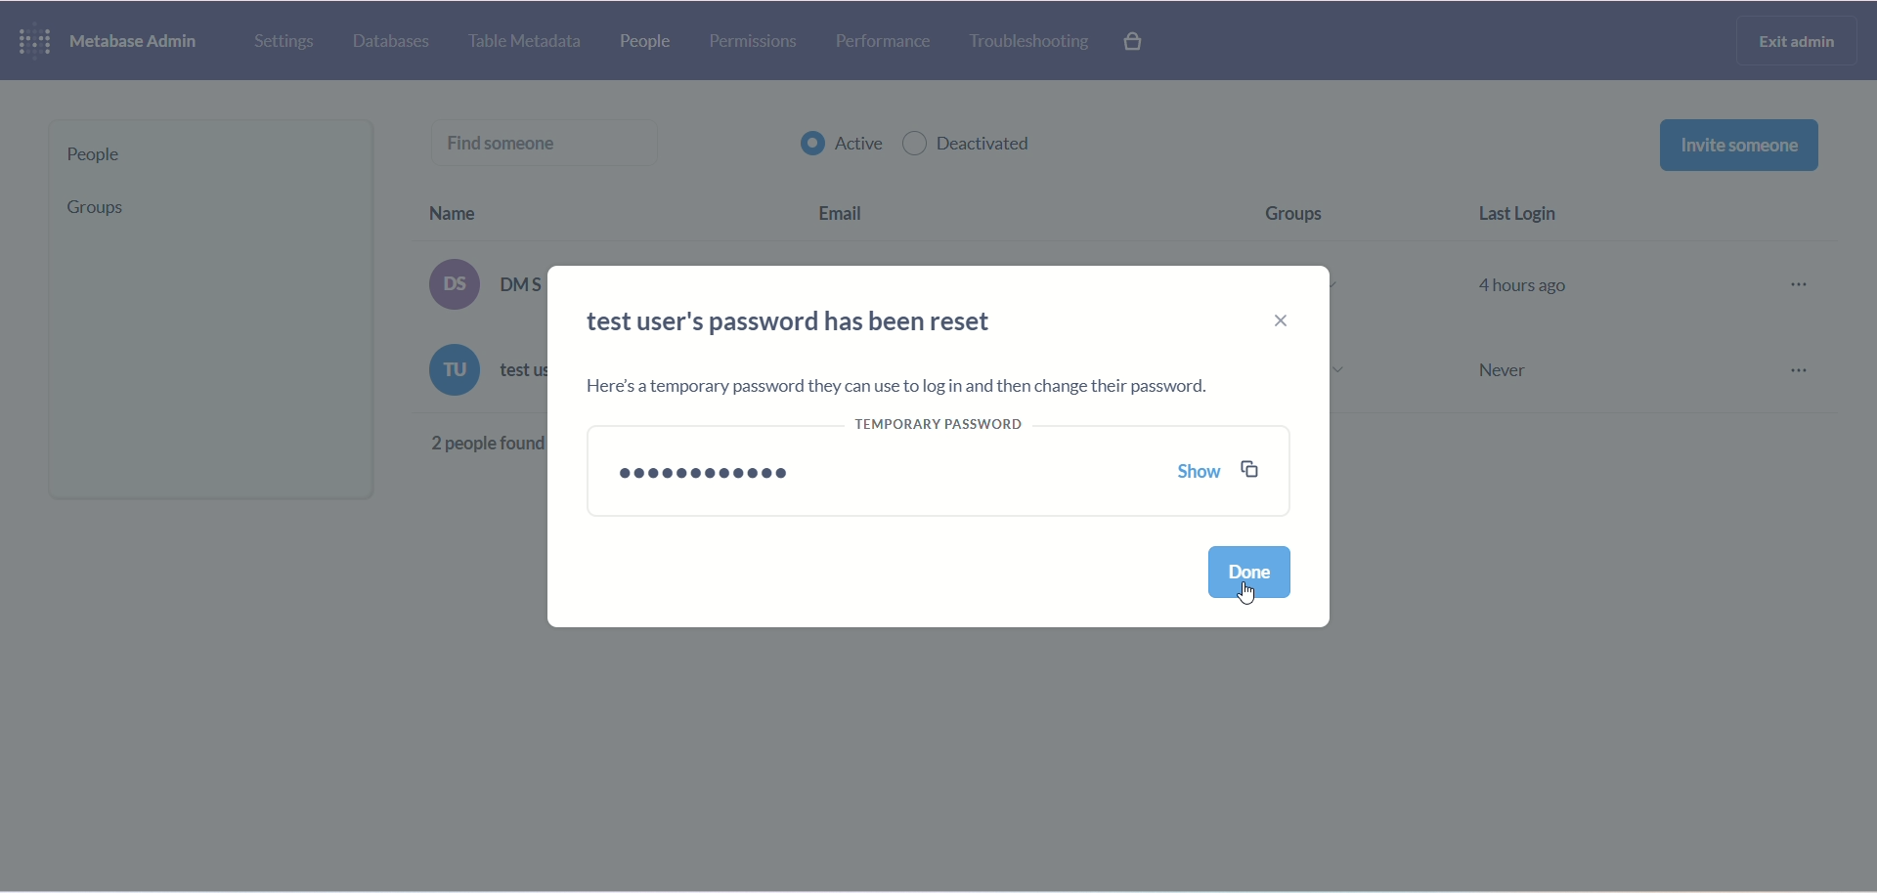 This screenshot has width=1877, height=893. Describe the element at coordinates (1135, 41) in the screenshot. I see `paid features` at that location.